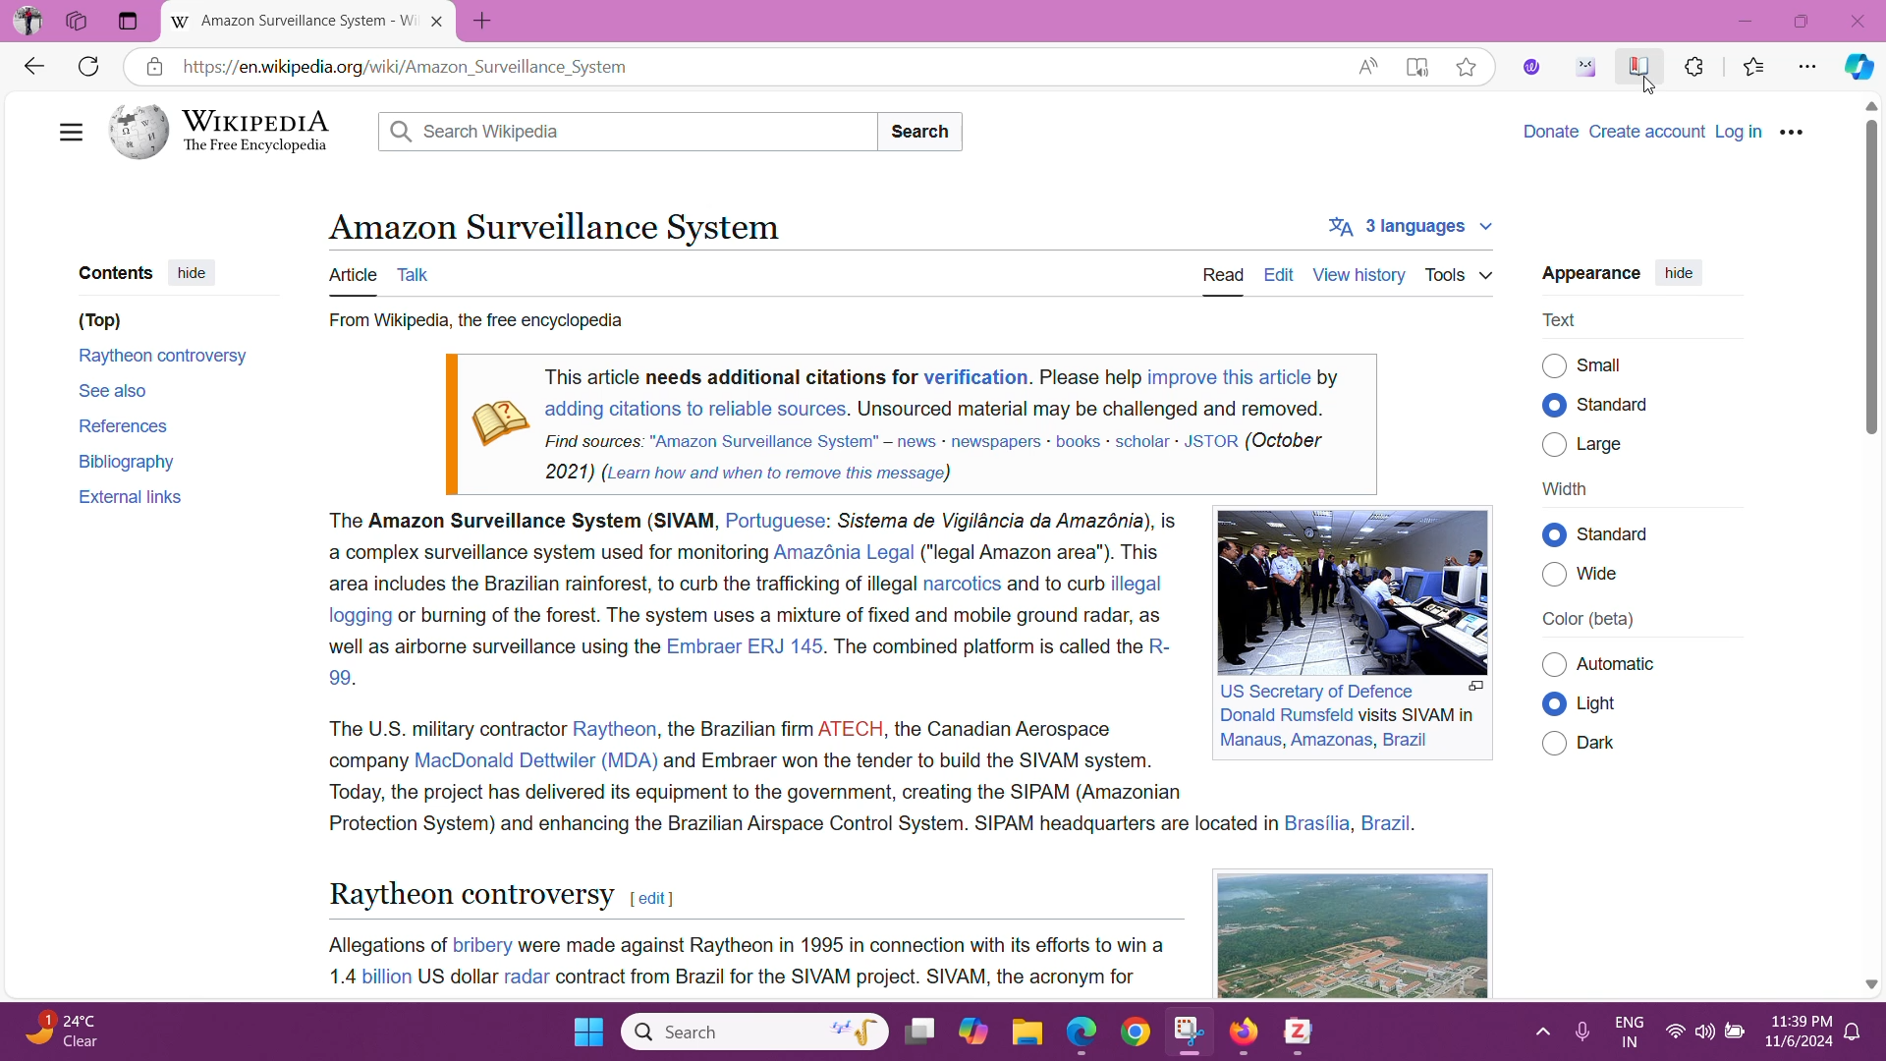 The height and width of the screenshot is (1061, 1886). What do you see at coordinates (1694, 65) in the screenshot?
I see `Extensions` at bounding box center [1694, 65].